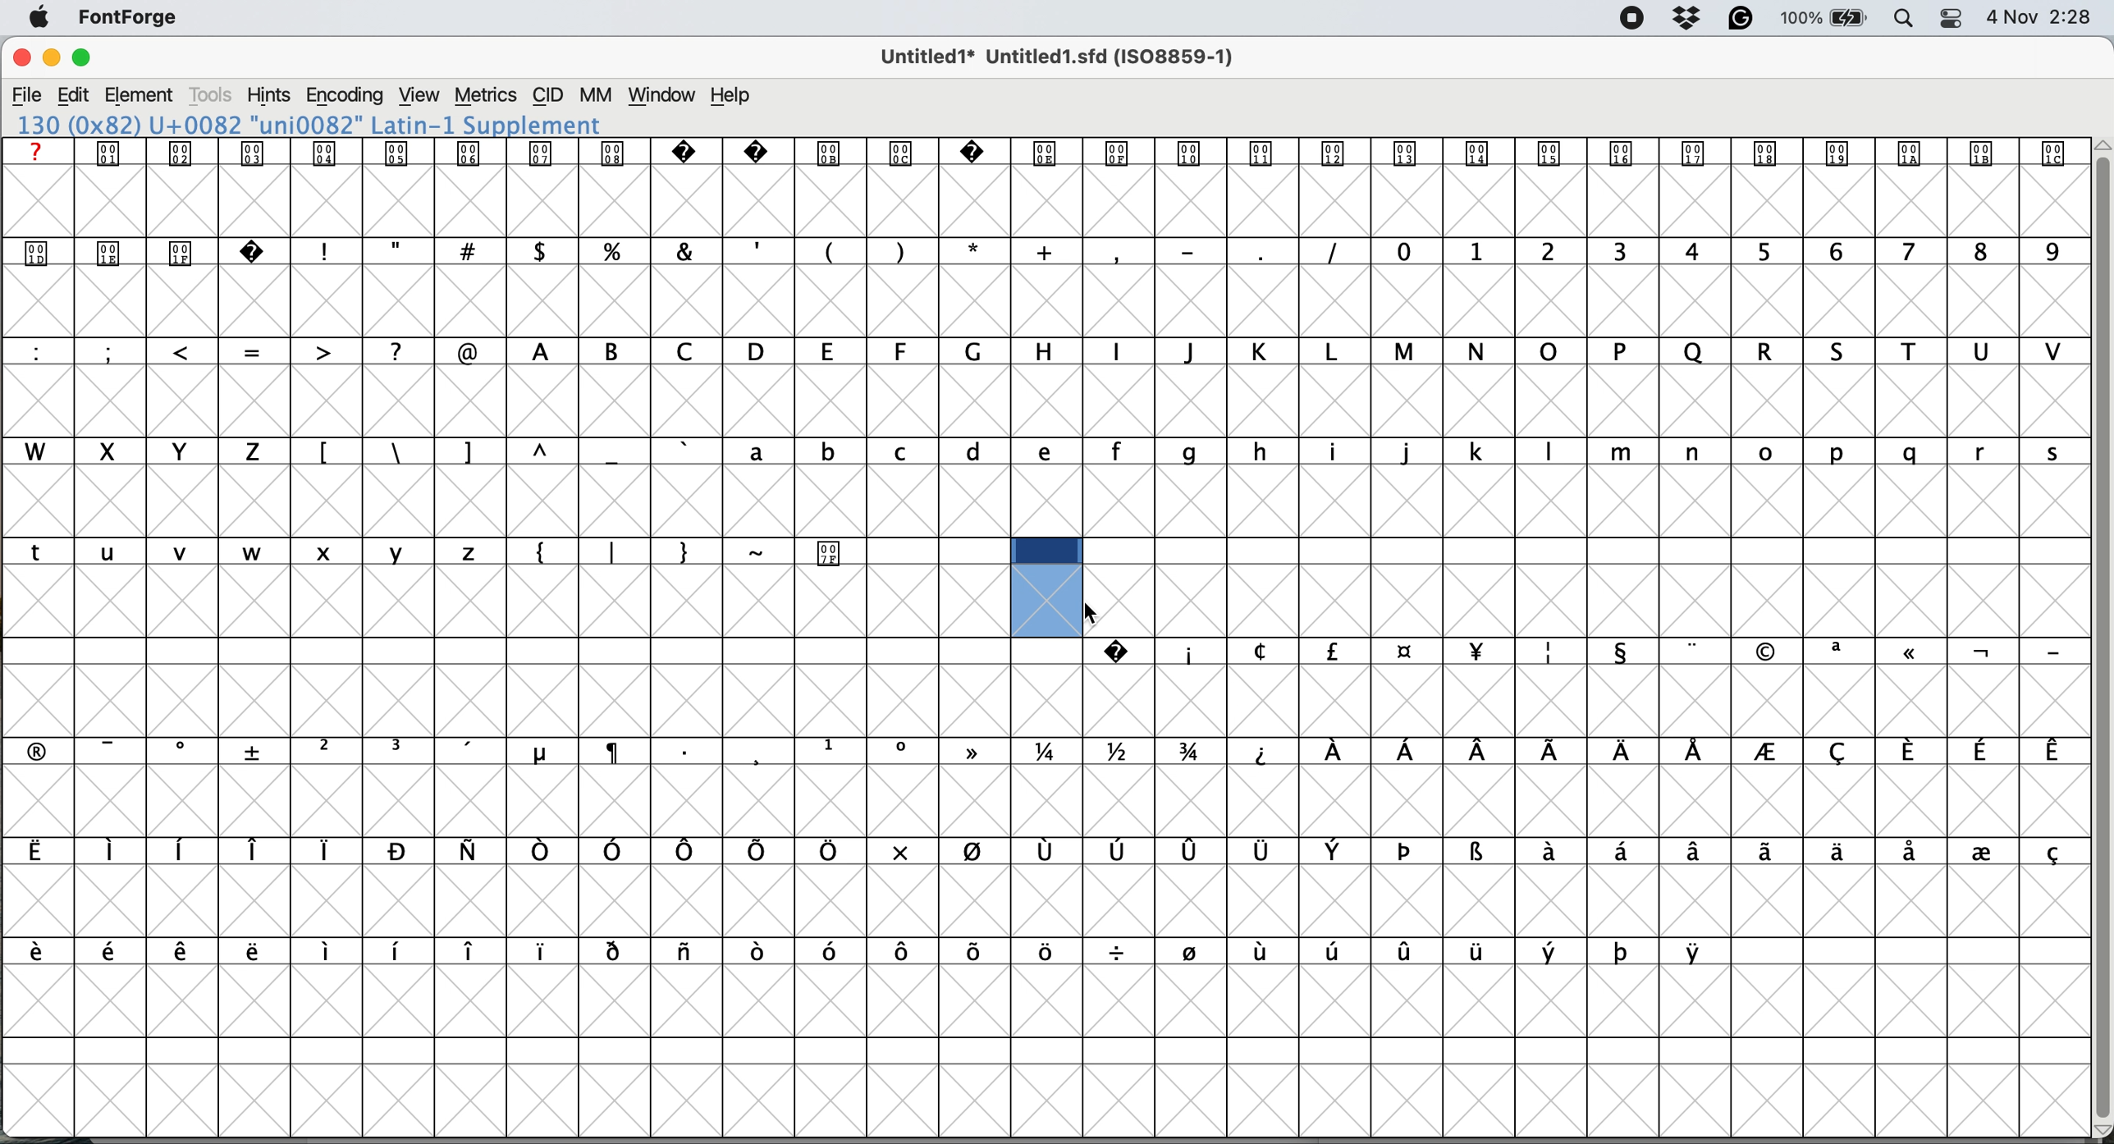  What do you see at coordinates (1048, 156) in the screenshot?
I see `symbol glyph` at bounding box center [1048, 156].